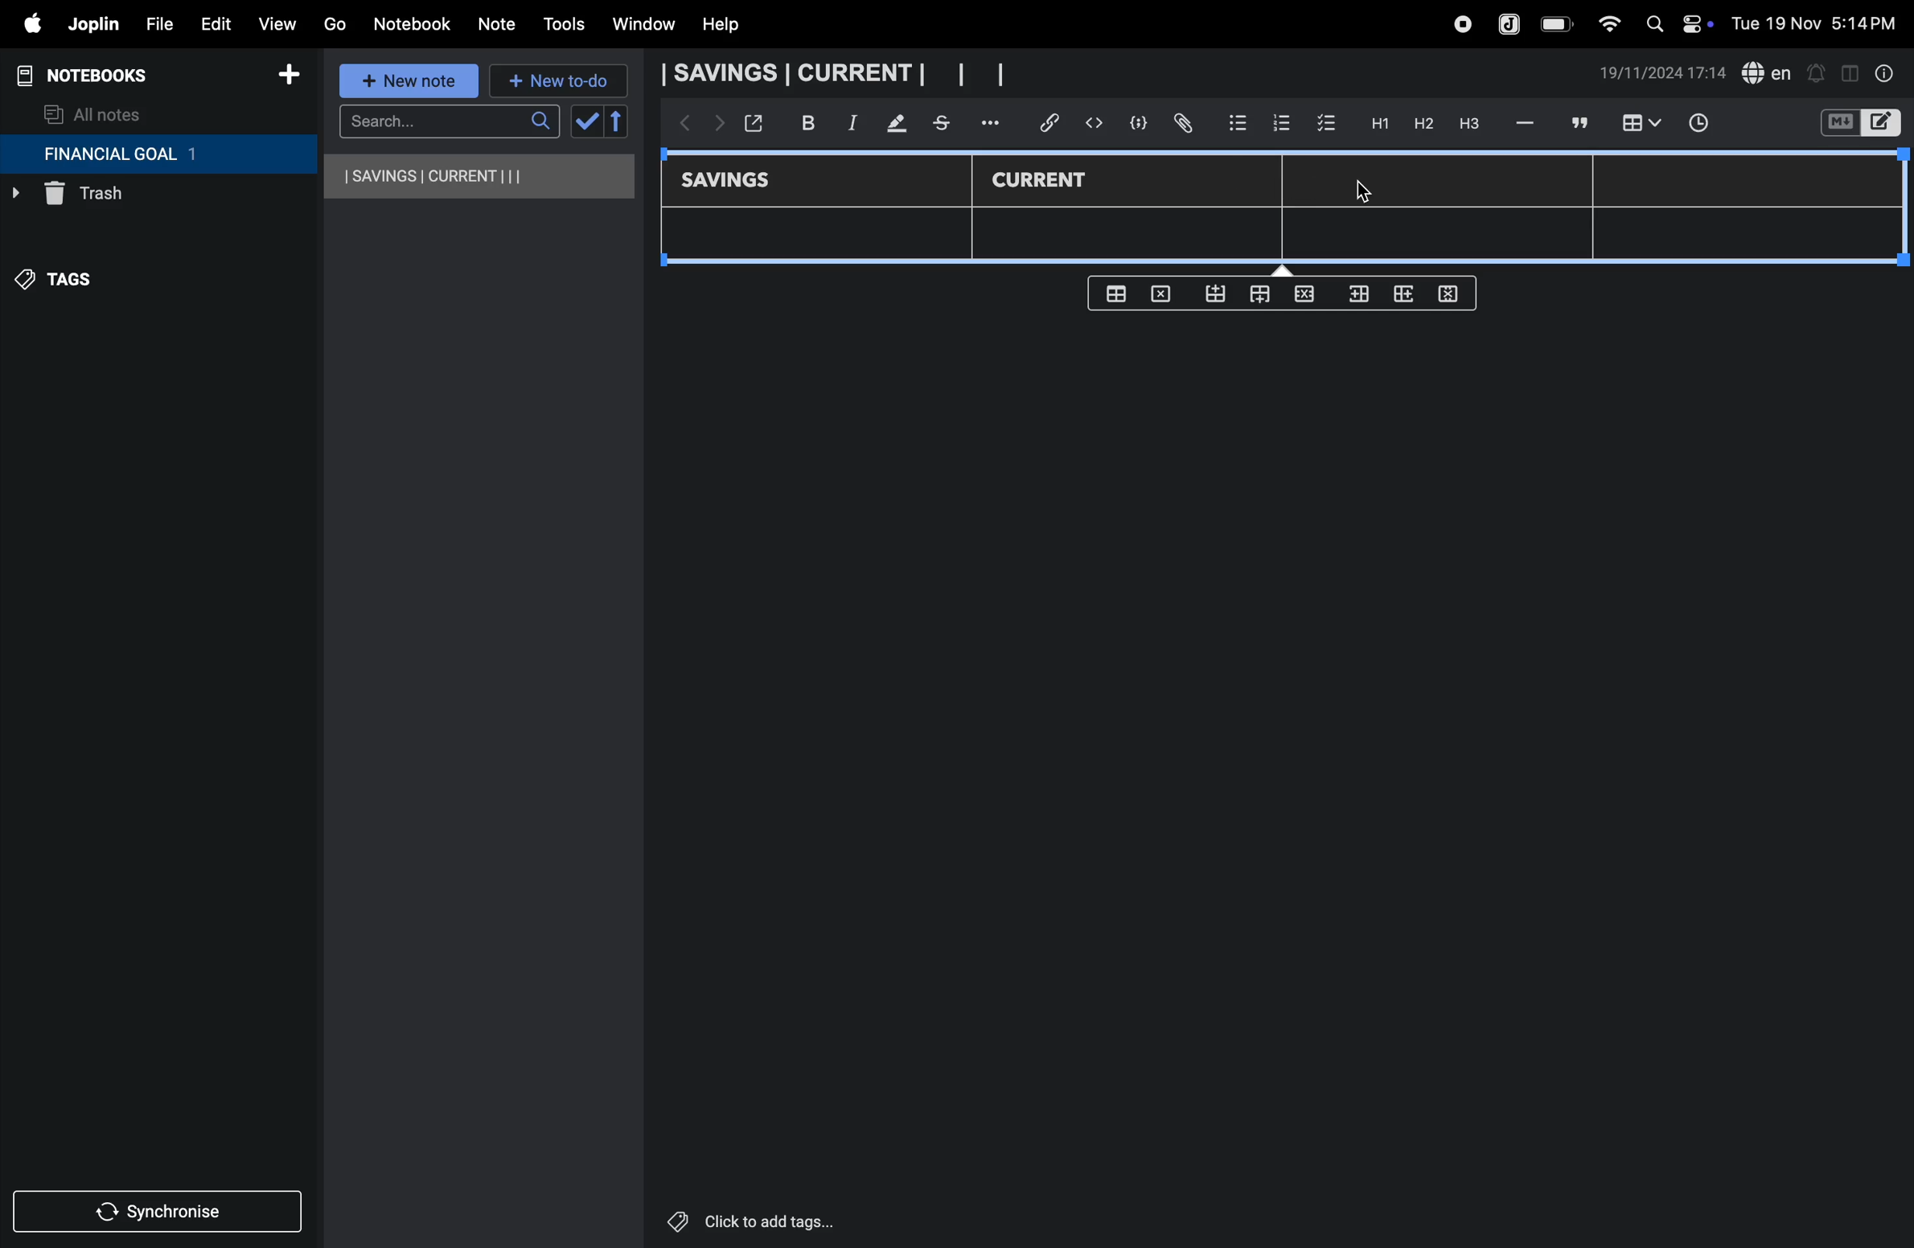  I want to click on savings and current, so click(481, 176).